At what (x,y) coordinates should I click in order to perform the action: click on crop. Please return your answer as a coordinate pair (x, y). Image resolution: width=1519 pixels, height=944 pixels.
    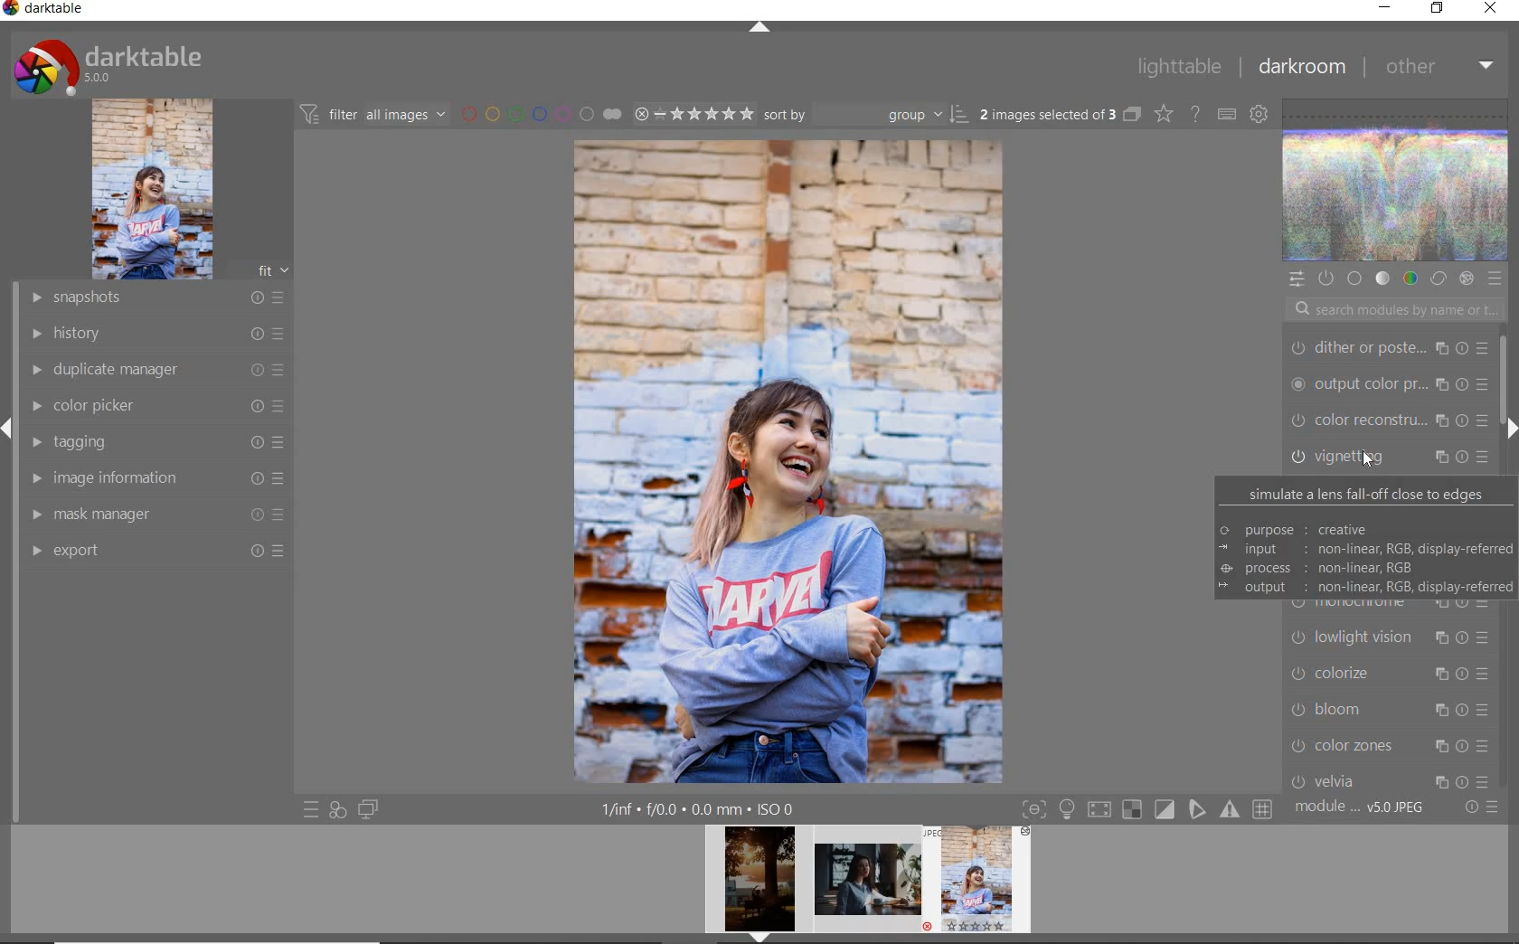
    Looking at the image, I should click on (1390, 383).